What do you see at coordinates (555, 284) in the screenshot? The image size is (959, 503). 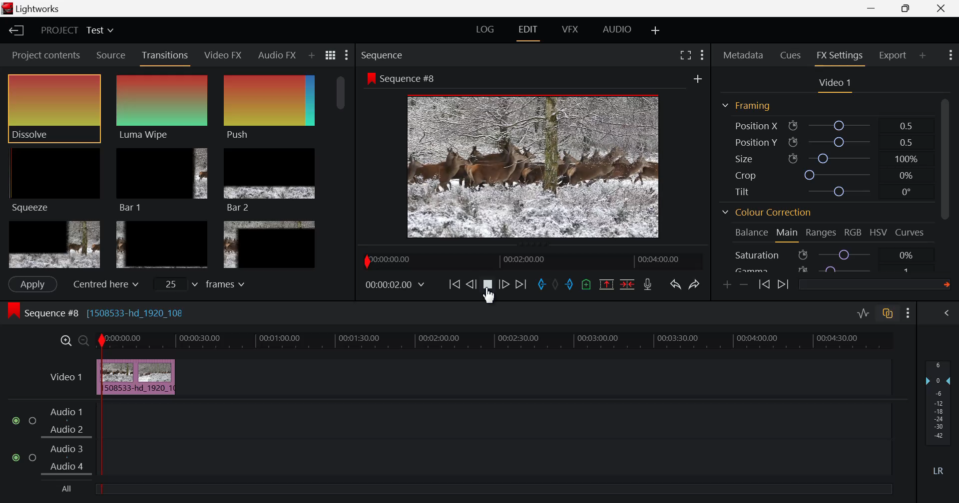 I see `Remove all marks` at bounding box center [555, 284].